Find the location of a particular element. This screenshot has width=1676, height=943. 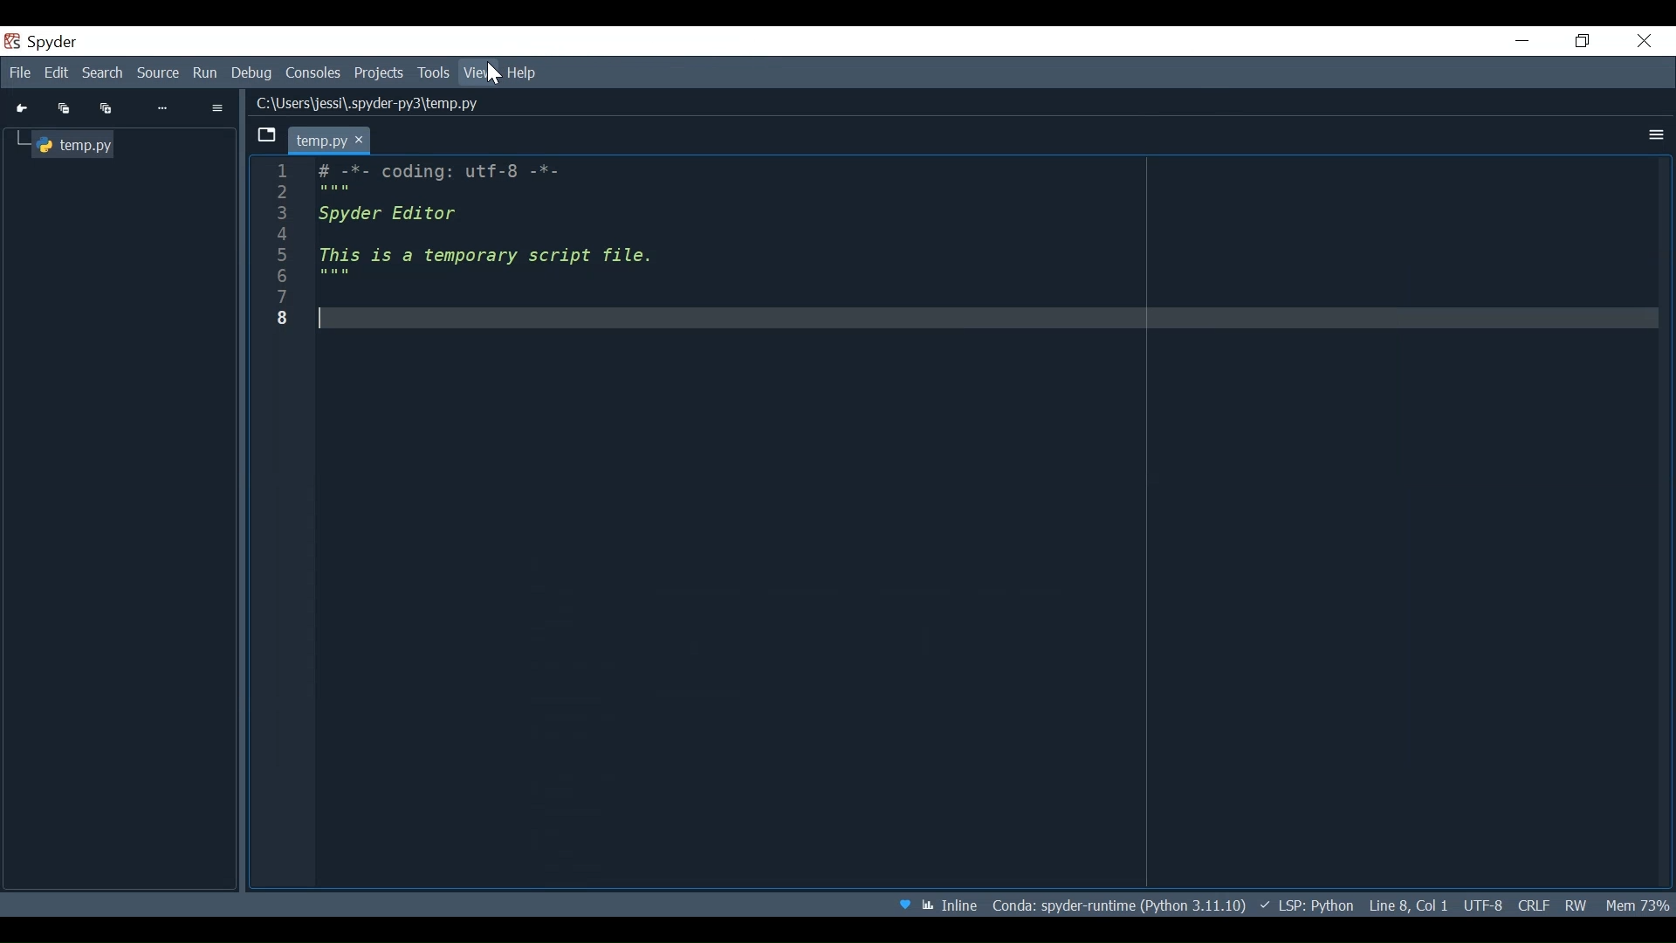

Close is located at coordinates (1646, 41).